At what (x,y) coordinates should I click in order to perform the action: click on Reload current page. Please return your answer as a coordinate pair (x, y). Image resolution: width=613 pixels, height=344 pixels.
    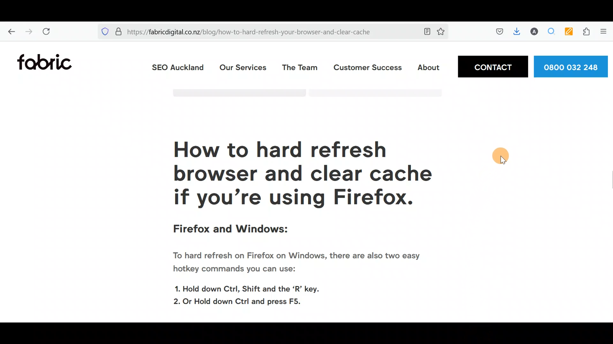
    Looking at the image, I should click on (48, 32).